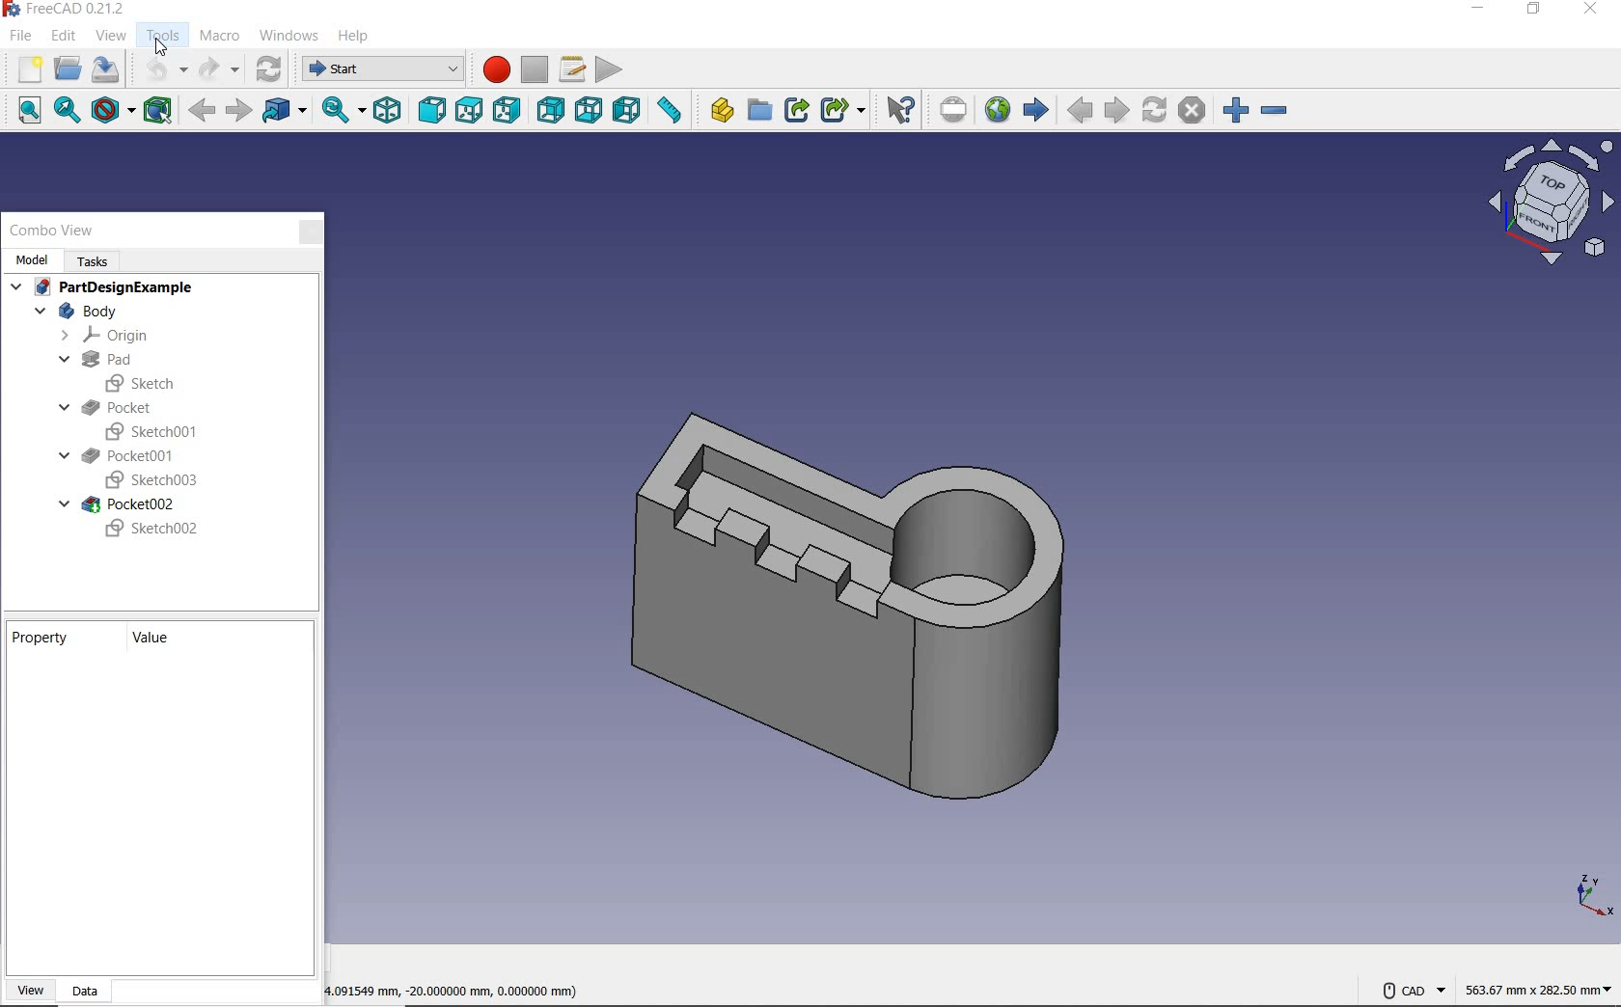 Image resolution: width=1621 pixels, height=1007 pixels. Describe the element at coordinates (1594, 11) in the screenshot. I see `Close` at that location.